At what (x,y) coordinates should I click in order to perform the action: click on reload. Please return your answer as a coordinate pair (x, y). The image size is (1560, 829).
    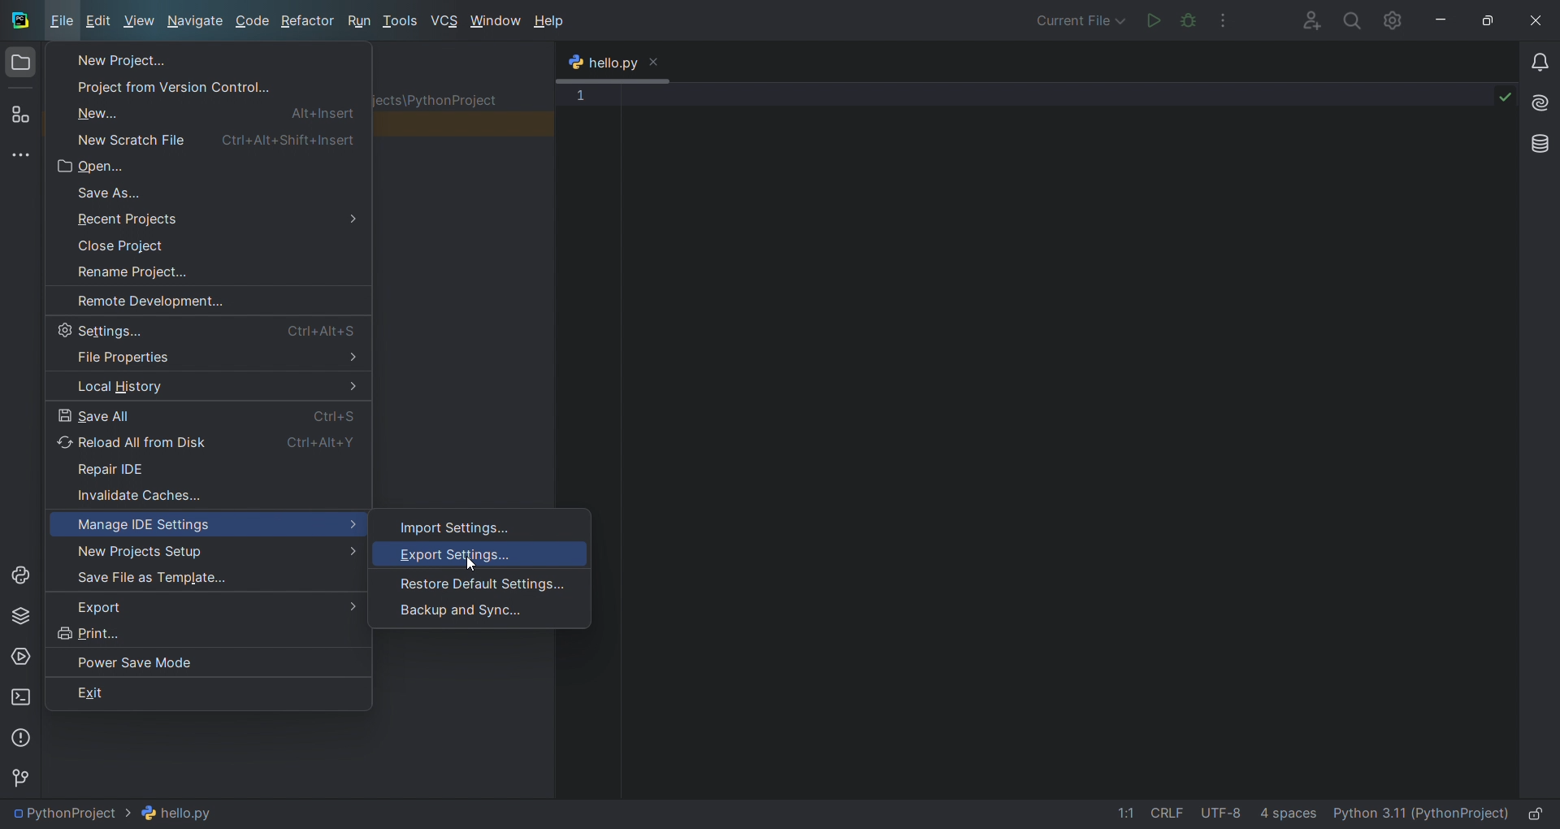
    Looking at the image, I should click on (206, 442).